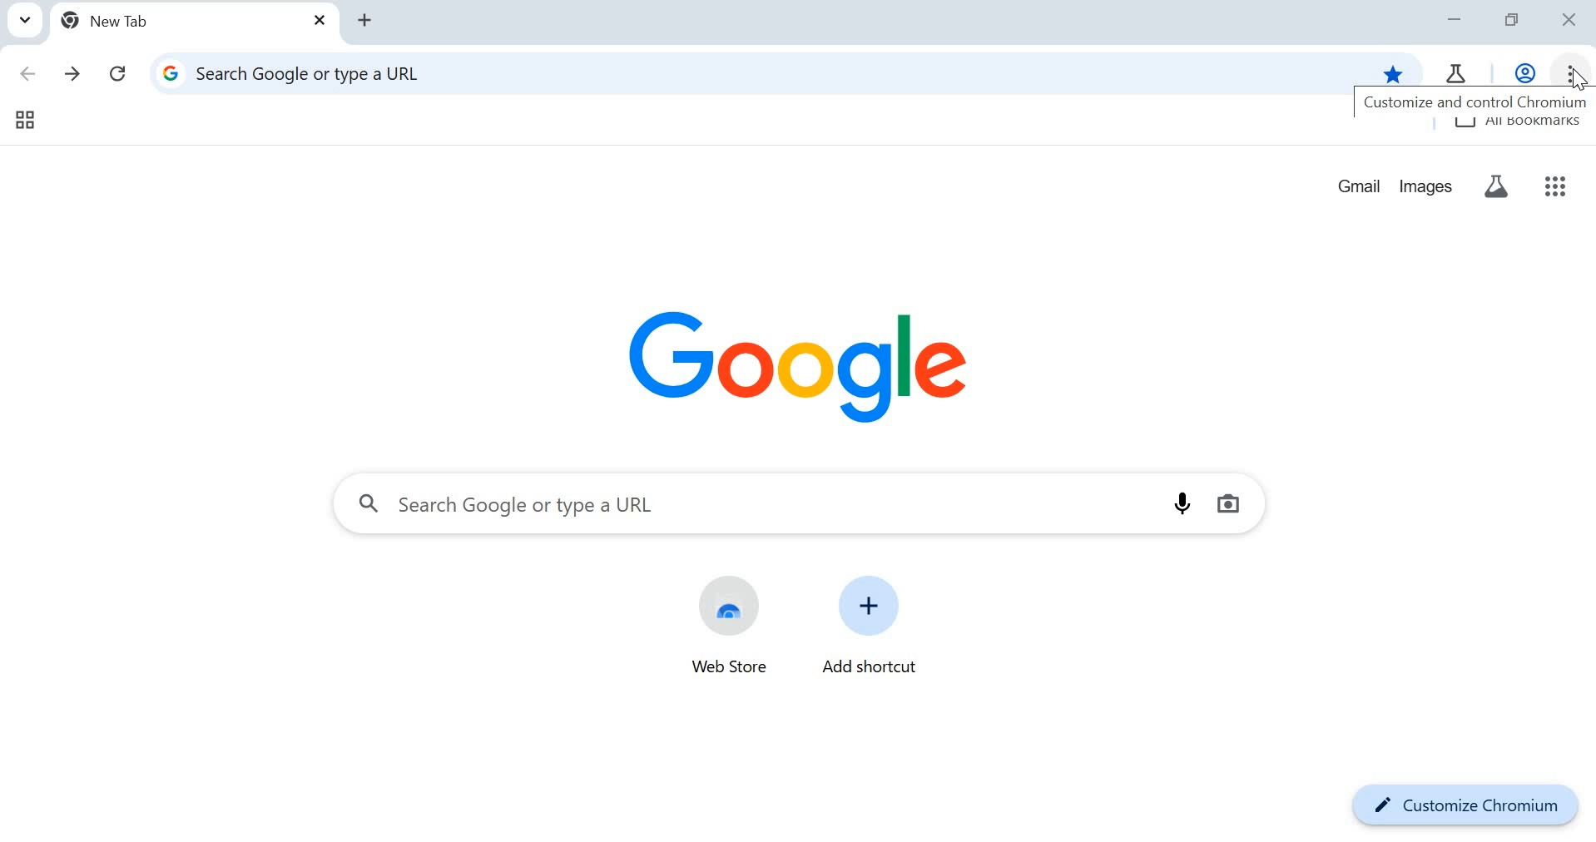  Describe the element at coordinates (1351, 188) in the screenshot. I see `gmail` at that location.